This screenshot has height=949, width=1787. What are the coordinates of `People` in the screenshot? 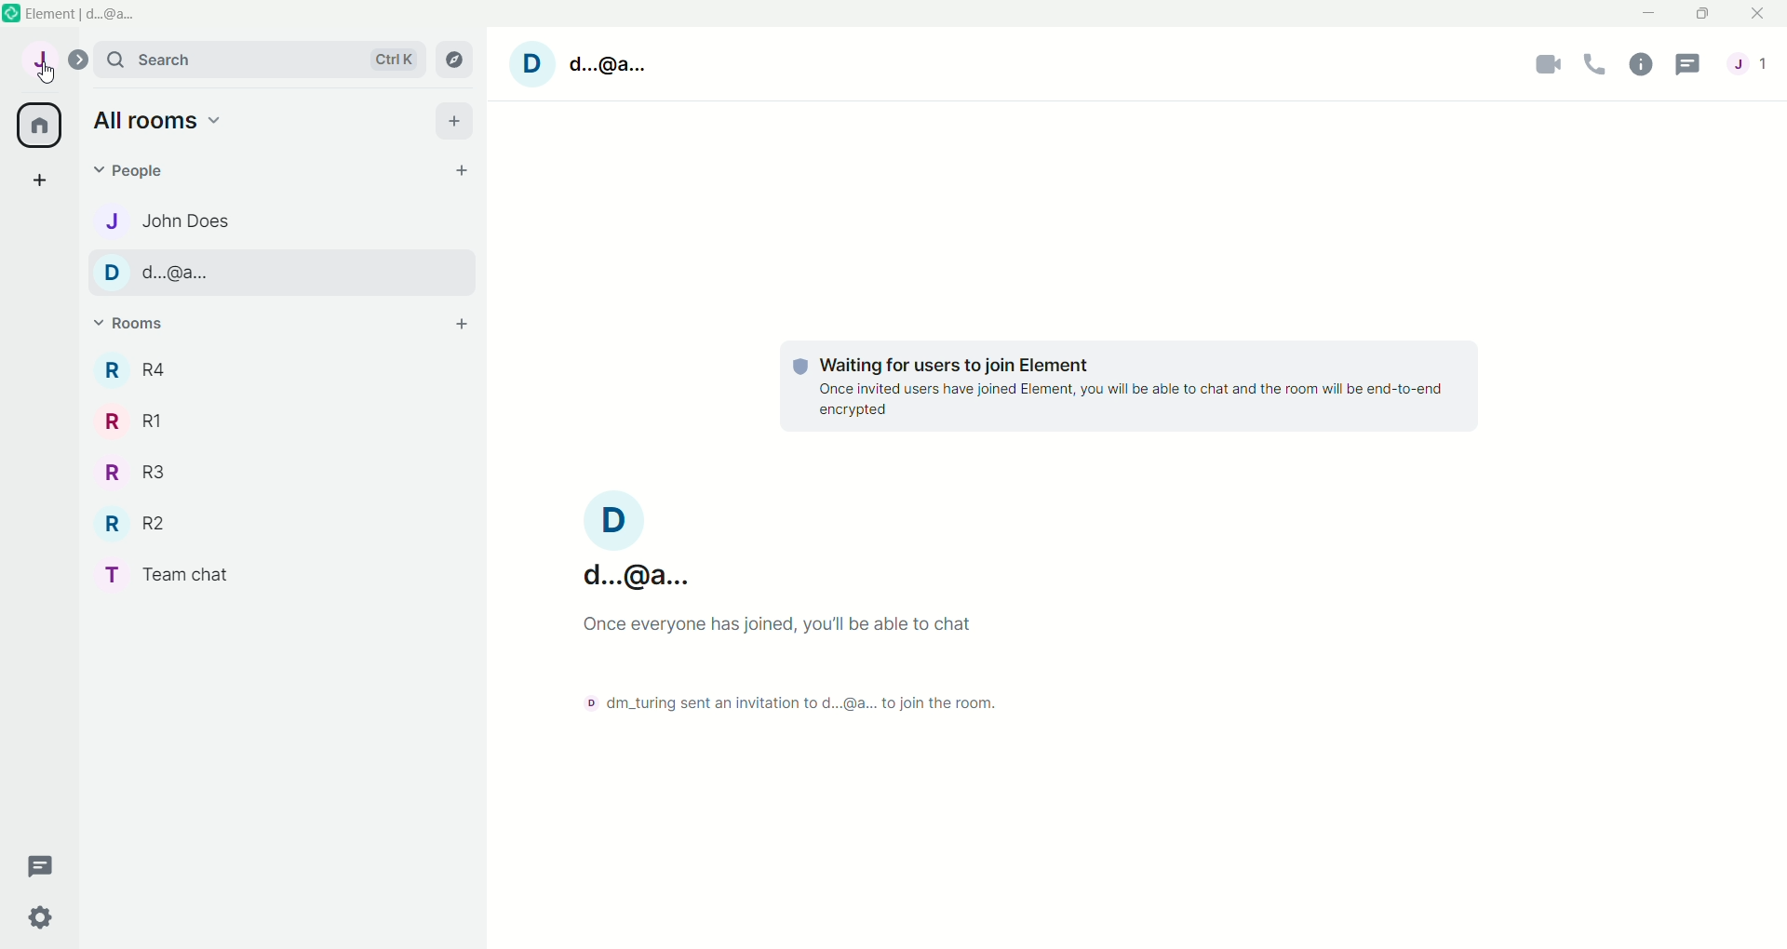 It's located at (1749, 63).